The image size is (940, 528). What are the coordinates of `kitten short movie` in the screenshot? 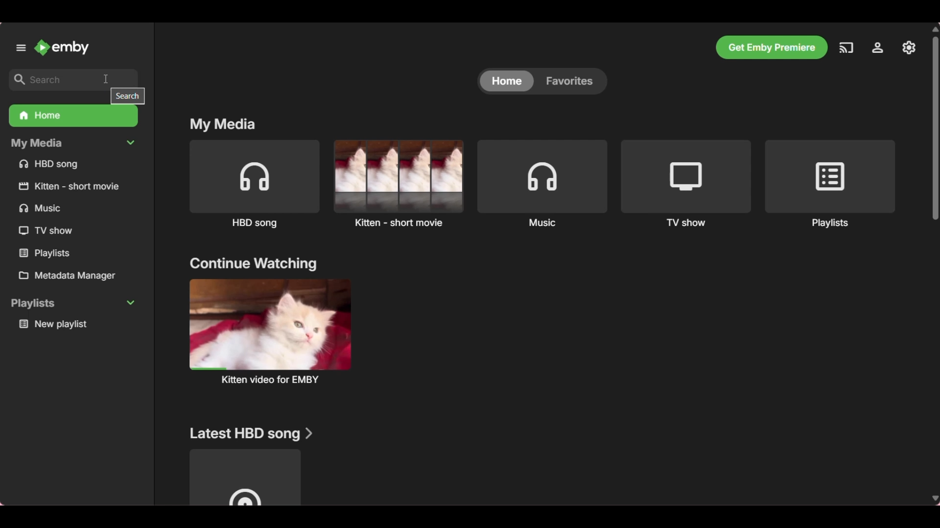 It's located at (71, 186).